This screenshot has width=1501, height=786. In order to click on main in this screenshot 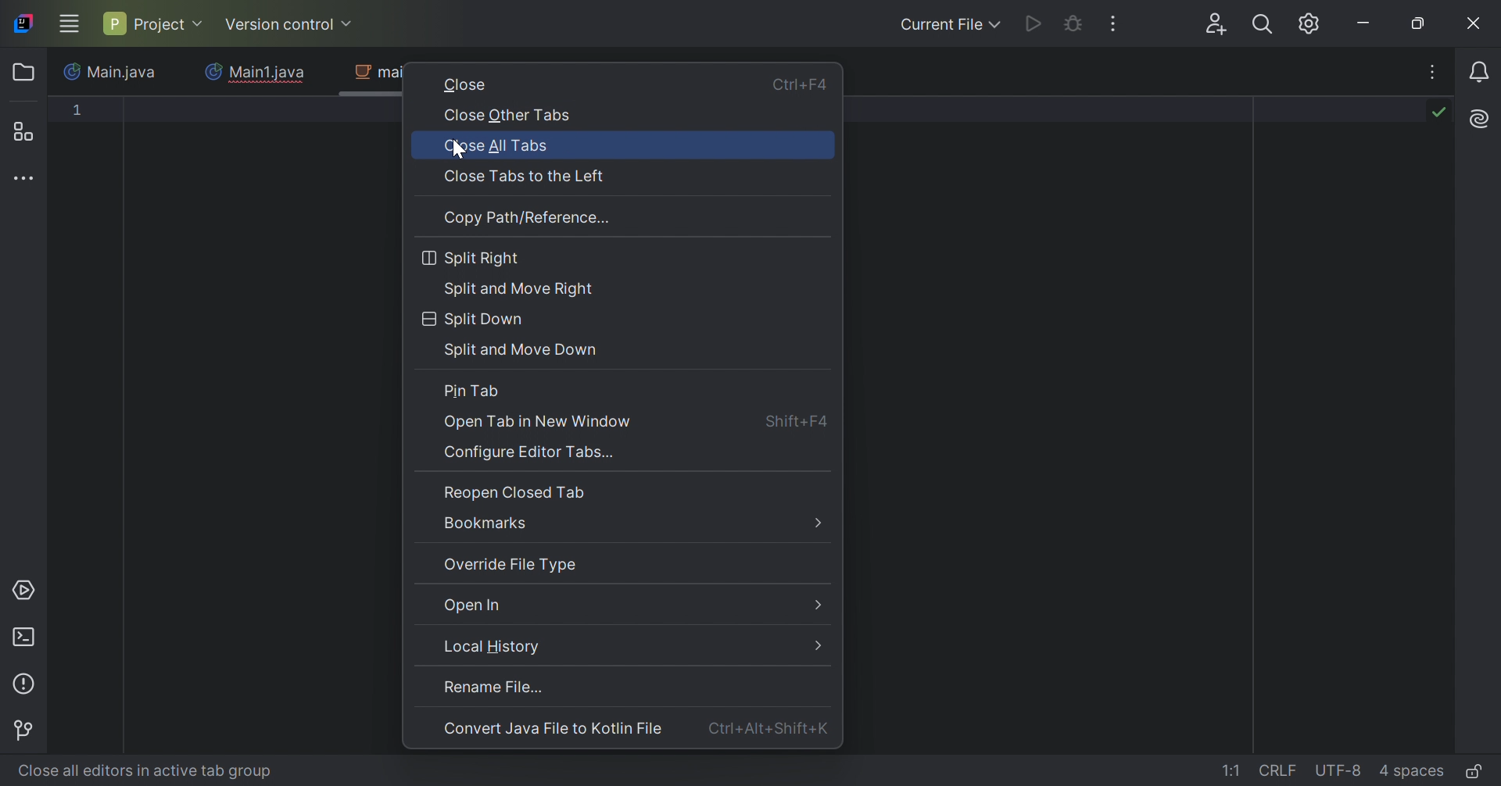, I will do `click(372, 79)`.